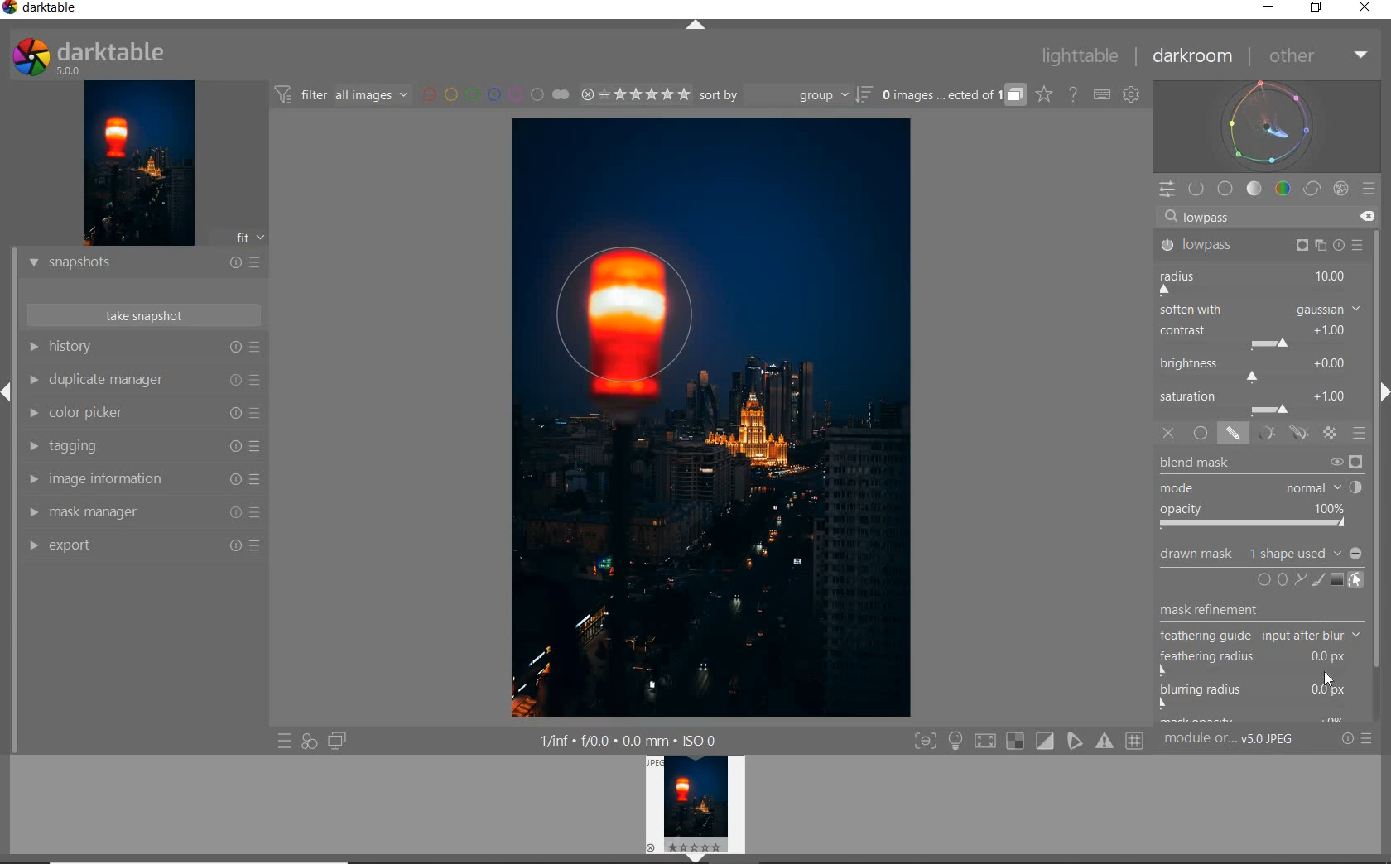 Image resolution: width=1391 pixels, height=864 pixels. What do you see at coordinates (1043, 96) in the screenshot?
I see `CLICK TO CHANGE THE OVERLAYS SHOWN ON THUMBNAILS` at bounding box center [1043, 96].